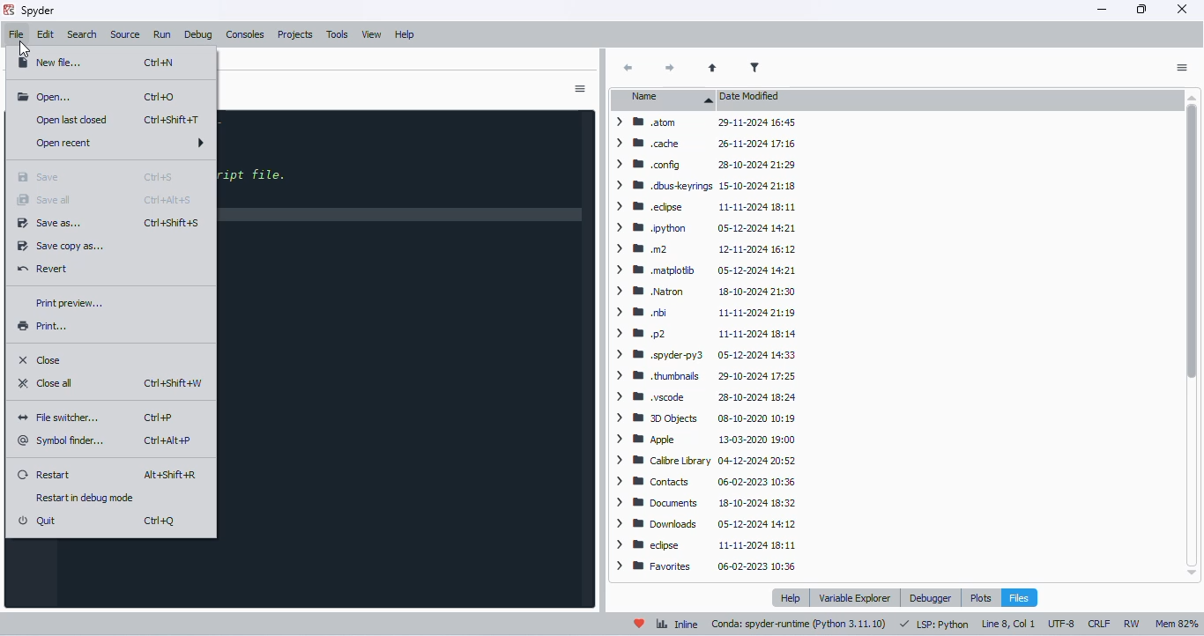  What do you see at coordinates (799, 625) in the screenshot?
I see `conda: spyder-runtime (python 3. 11. 10)` at bounding box center [799, 625].